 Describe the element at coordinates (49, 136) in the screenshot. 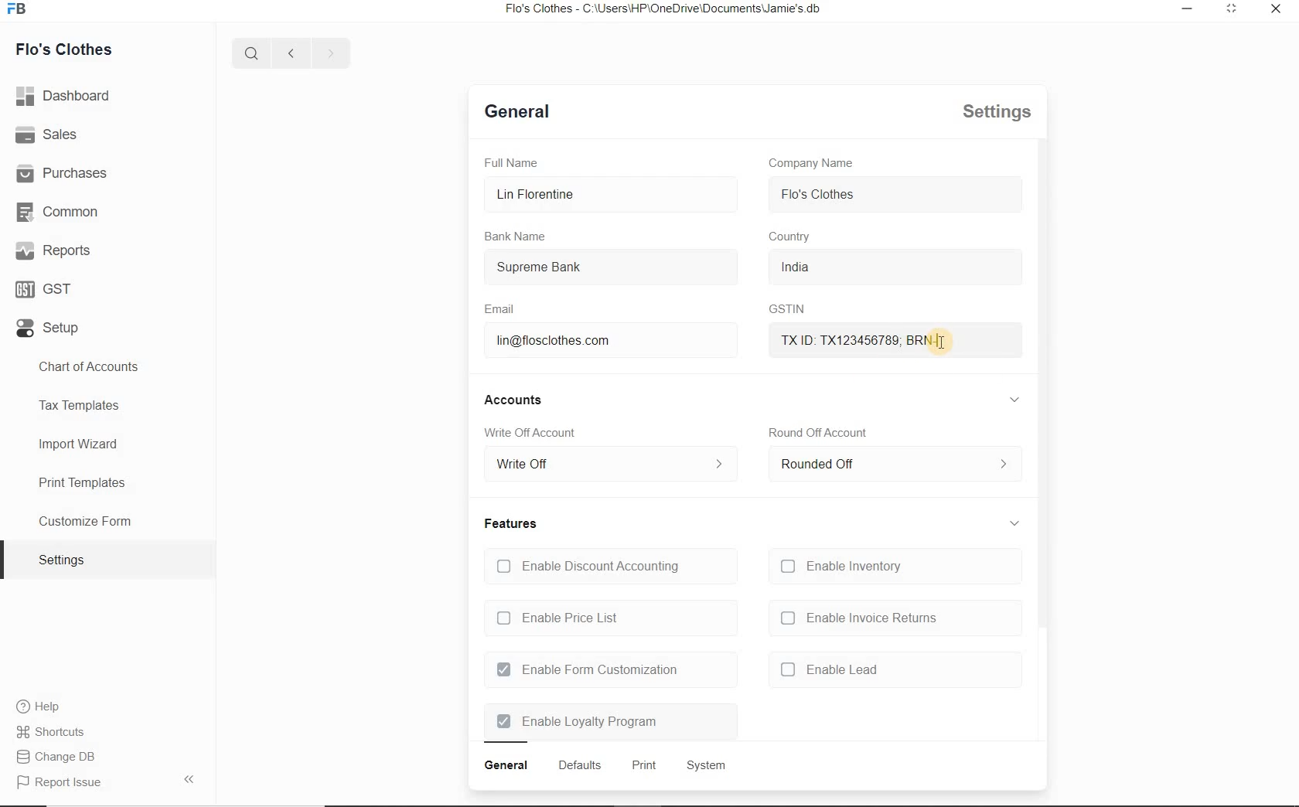

I see `Sales` at that location.